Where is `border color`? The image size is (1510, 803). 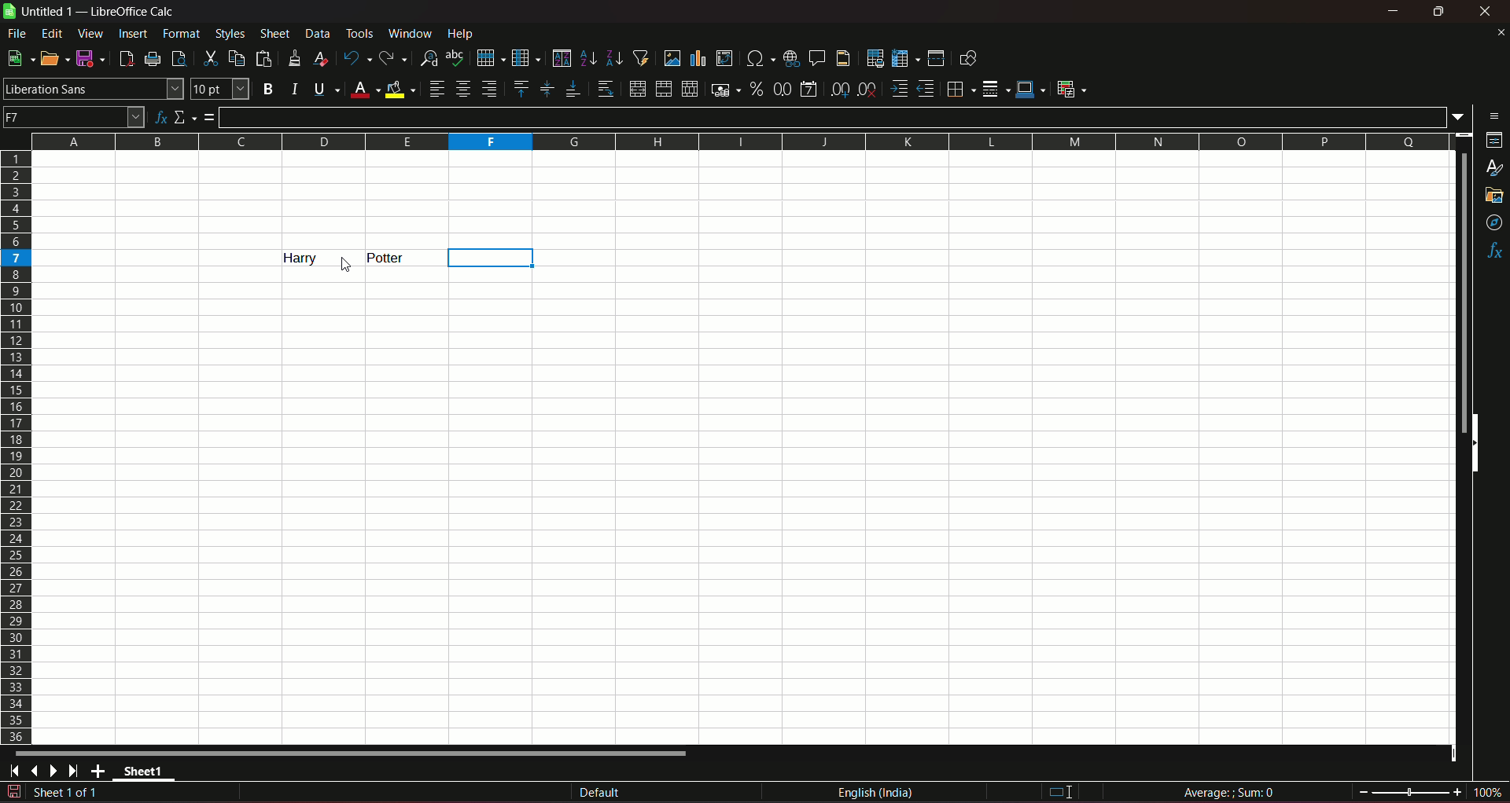 border color is located at coordinates (1031, 88).